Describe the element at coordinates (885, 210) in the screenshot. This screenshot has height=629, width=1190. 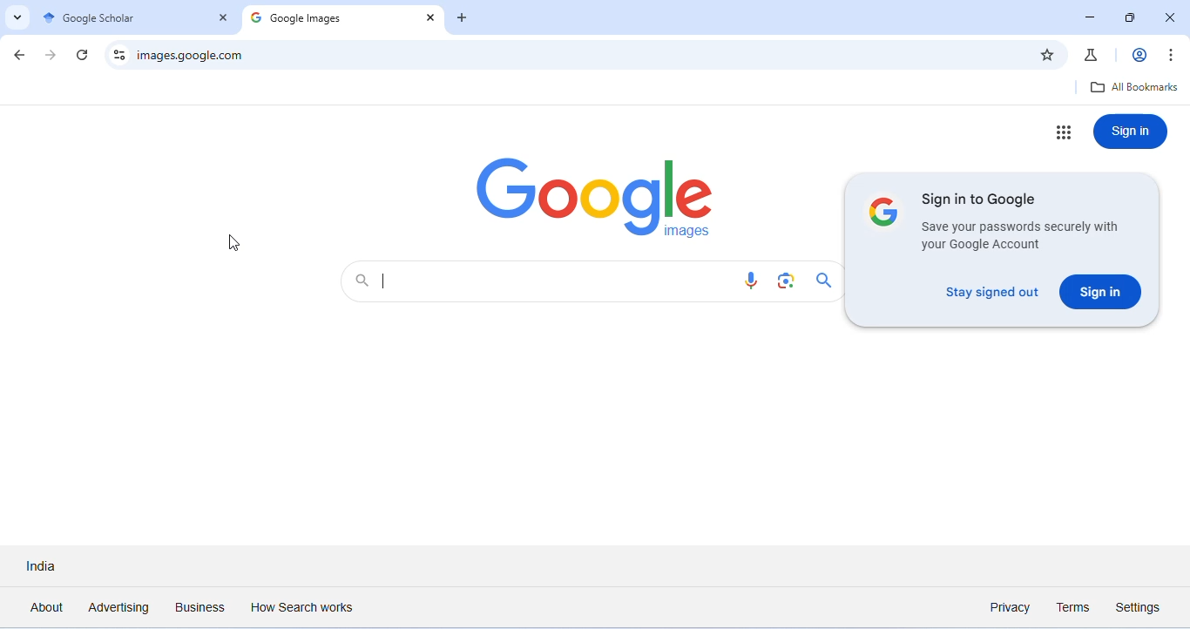
I see `google logo` at that location.